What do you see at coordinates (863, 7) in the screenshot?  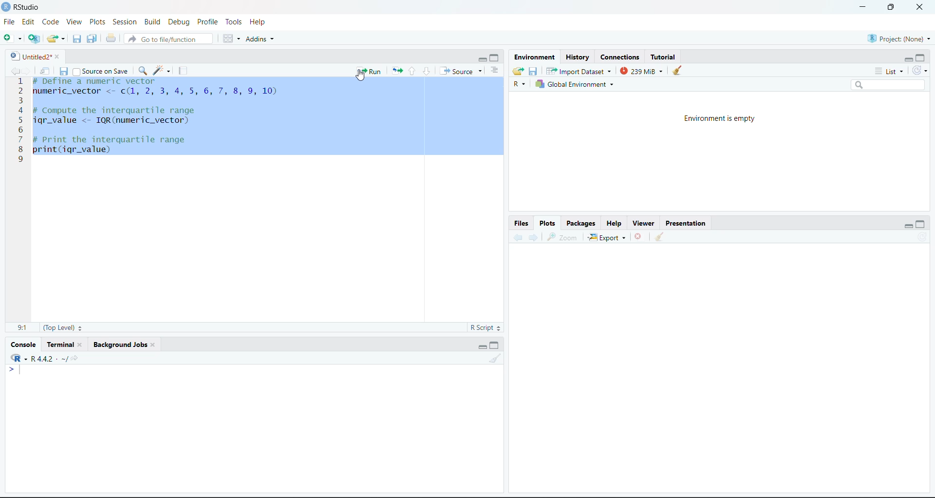 I see `Minimize` at bounding box center [863, 7].